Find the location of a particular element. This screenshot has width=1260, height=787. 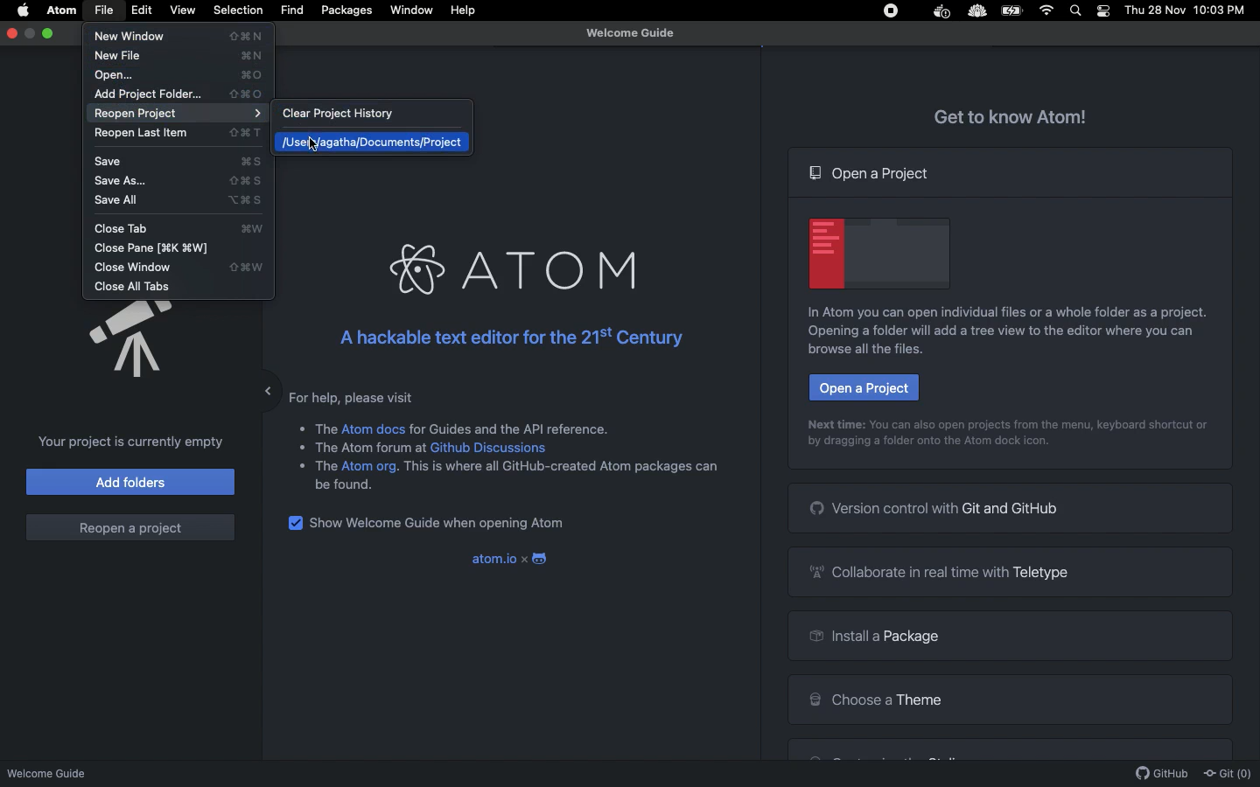

Instructional text is located at coordinates (927, 446).